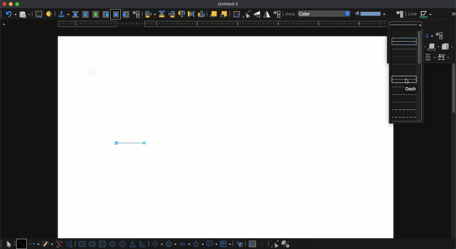 The image size is (456, 249). What do you see at coordinates (221, 24) in the screenshot?
I see `ruler` at bounding box center [221, 24].